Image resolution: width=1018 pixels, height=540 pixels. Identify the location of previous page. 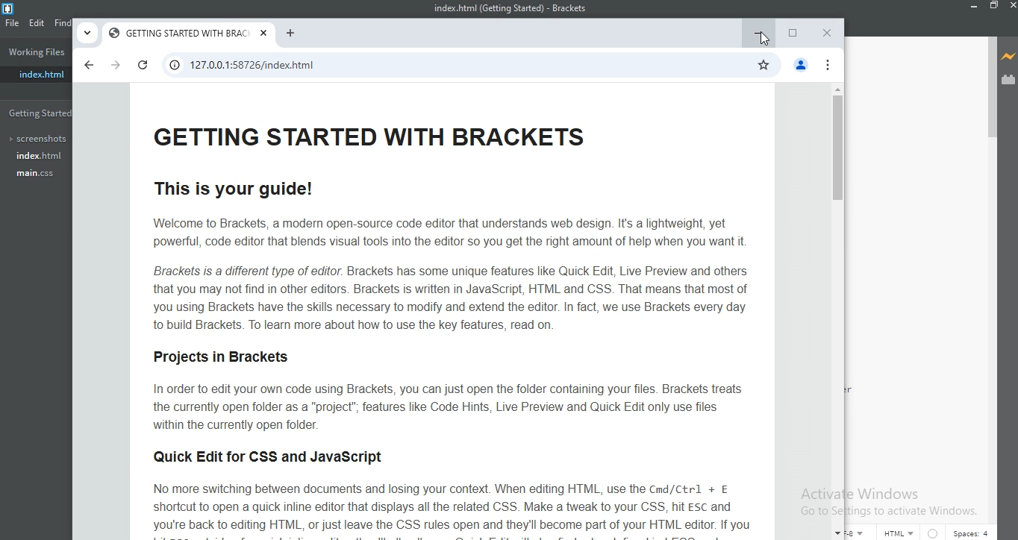
(89, 63).